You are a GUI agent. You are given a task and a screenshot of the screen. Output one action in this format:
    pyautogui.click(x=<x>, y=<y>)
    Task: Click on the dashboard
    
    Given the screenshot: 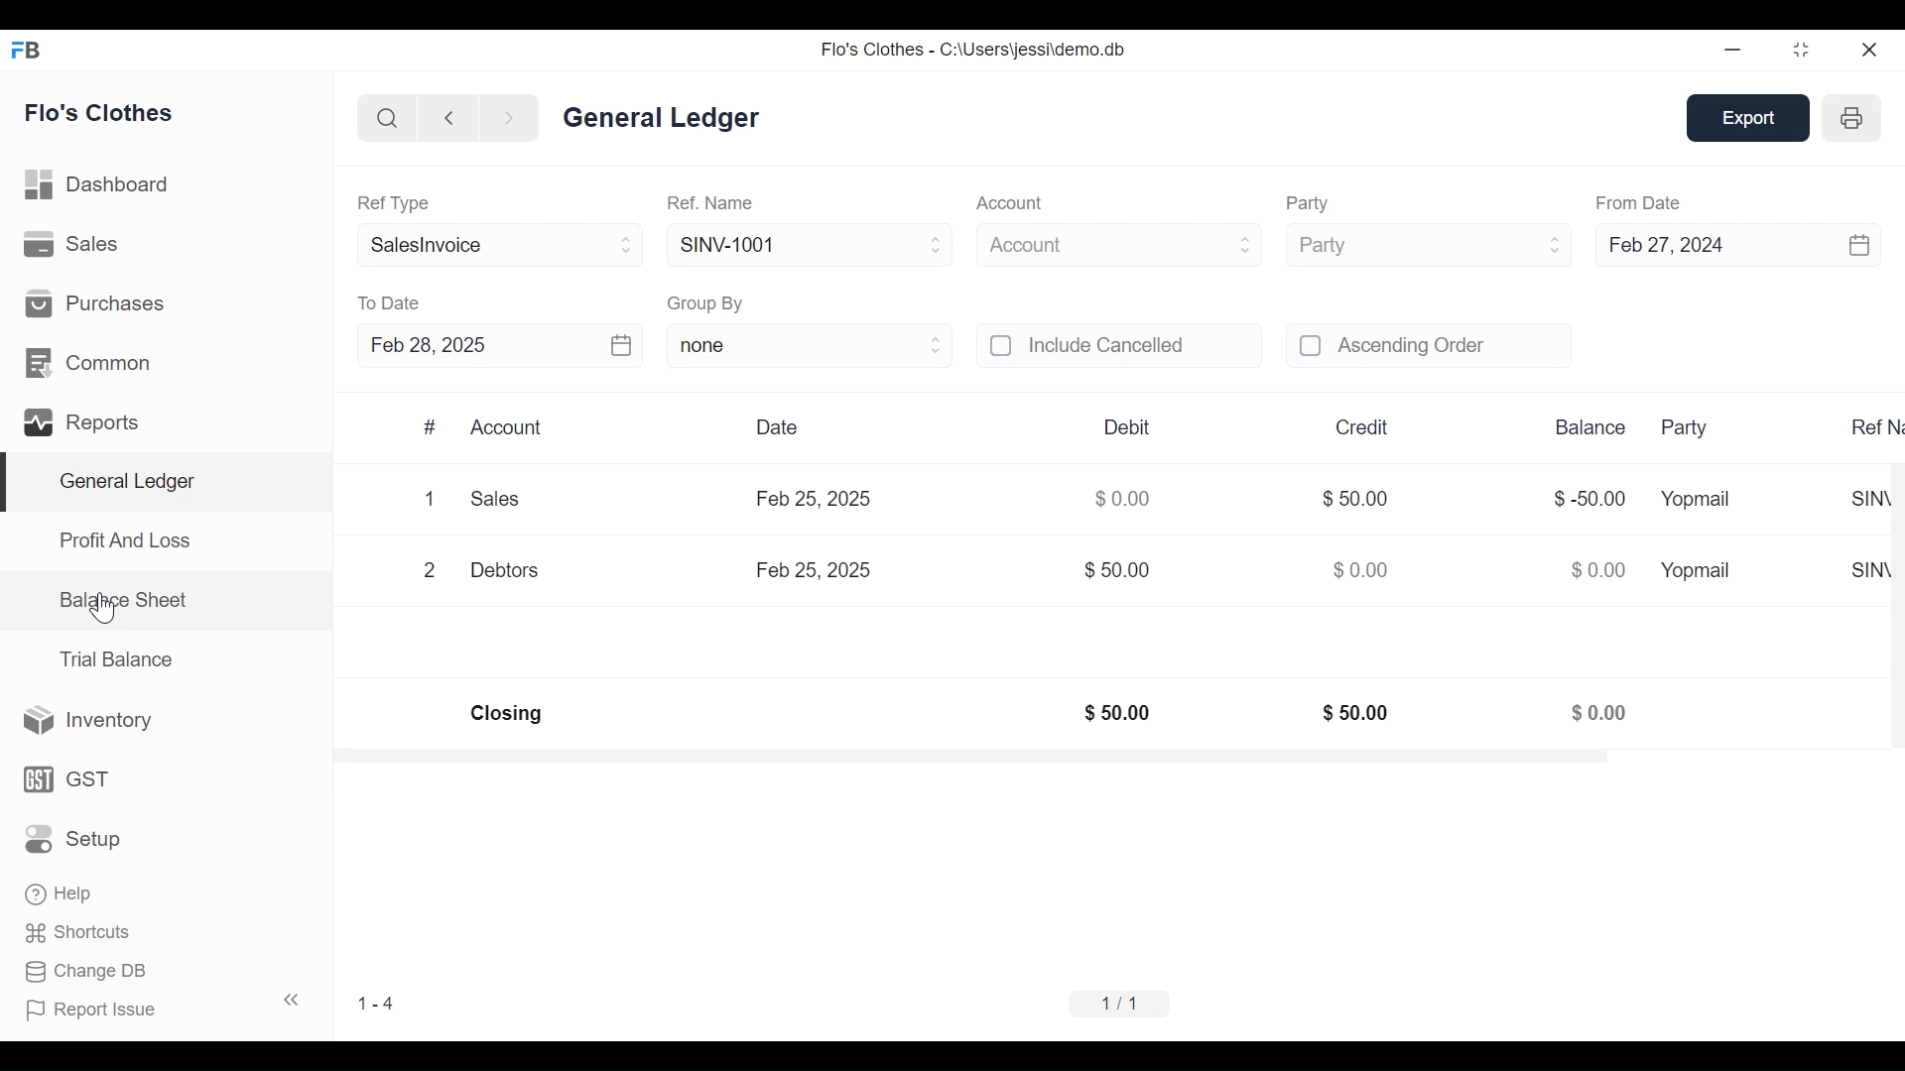 What is the action you would take?
    pyautogui.click(x=100, y=188)
    